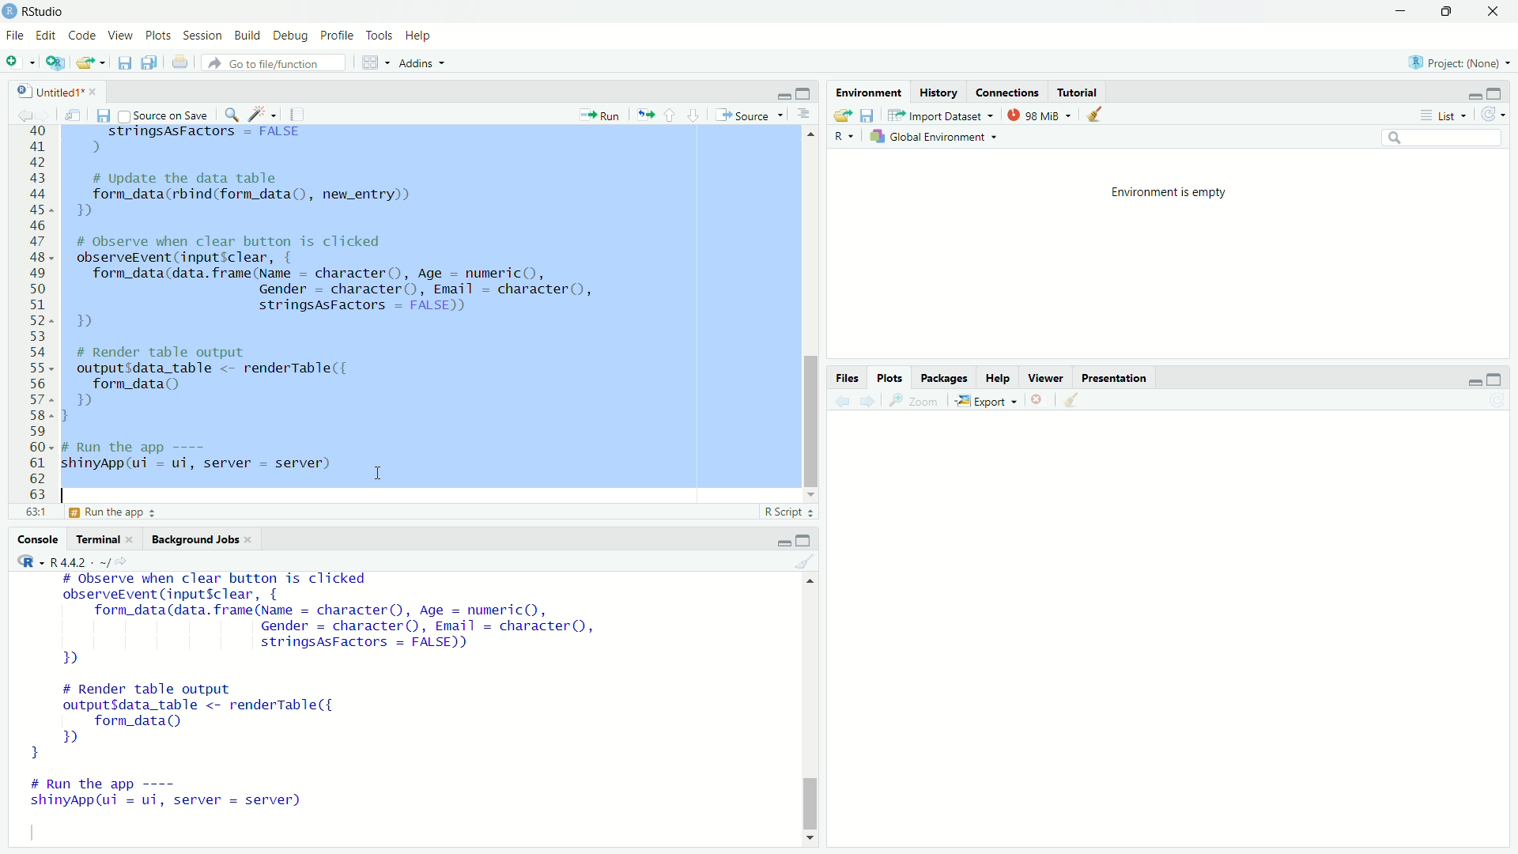 The image size is (1518, 854). Describe the element at coordinates (202, 36) in the screenshot. I see `Session` at that location.